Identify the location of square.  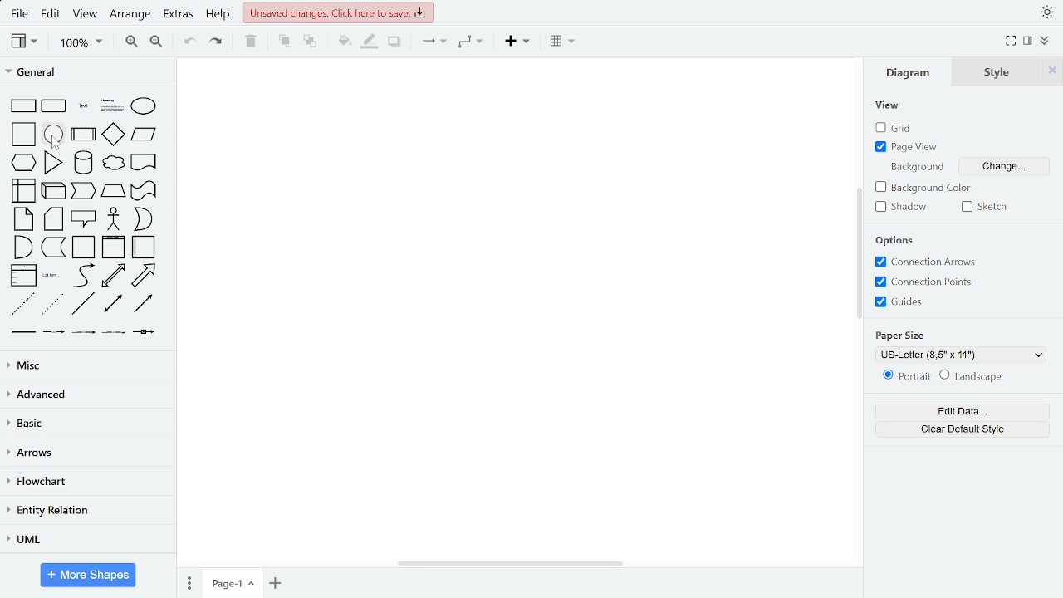
(25, 135).